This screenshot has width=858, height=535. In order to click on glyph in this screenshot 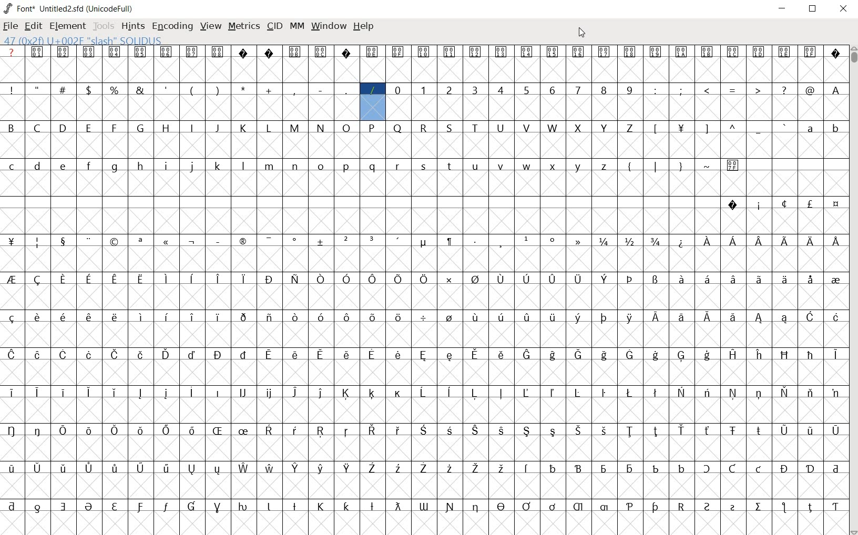, I will do `click(424, 52)`.